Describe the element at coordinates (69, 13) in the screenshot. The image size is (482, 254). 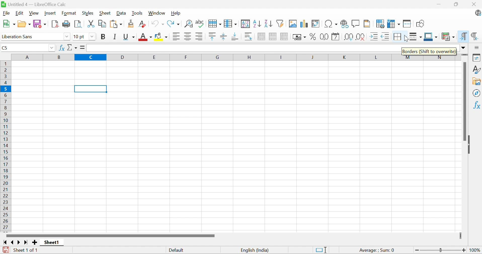
I see `Format` at that location.